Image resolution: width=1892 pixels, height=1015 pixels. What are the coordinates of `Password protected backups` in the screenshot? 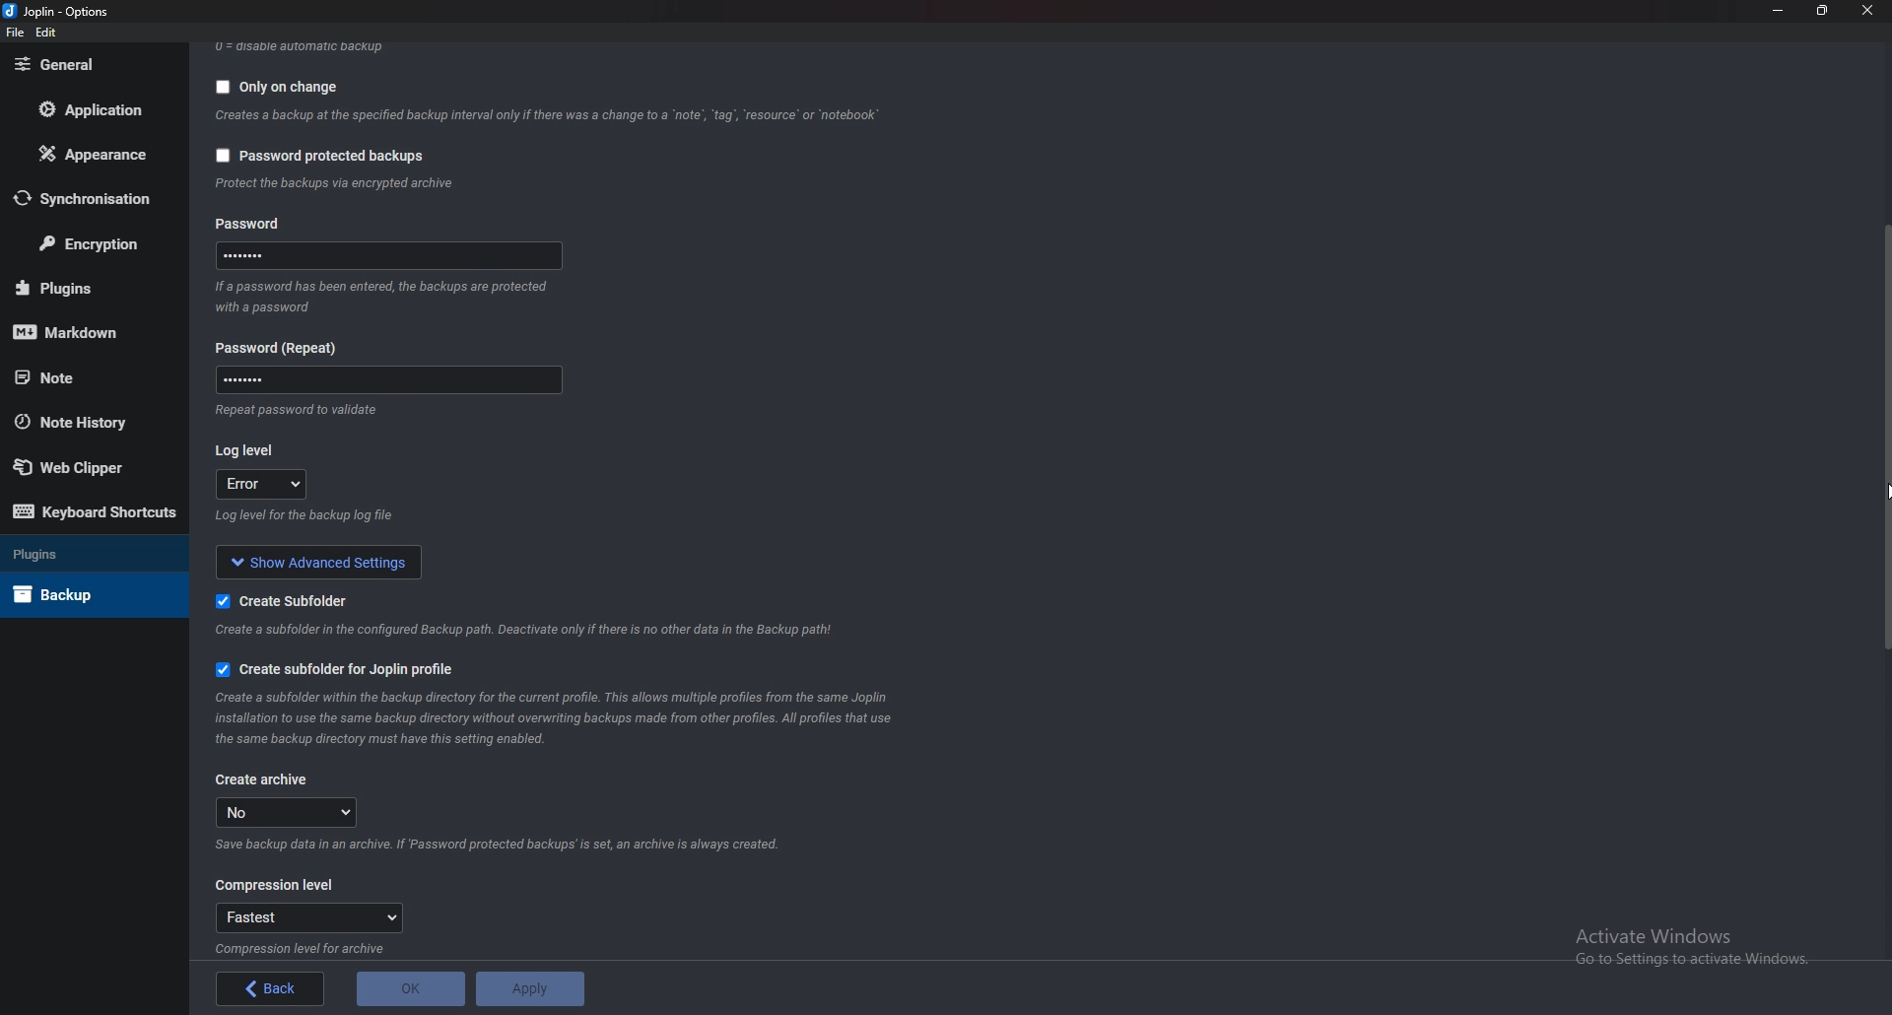 It's located at (323, 157).